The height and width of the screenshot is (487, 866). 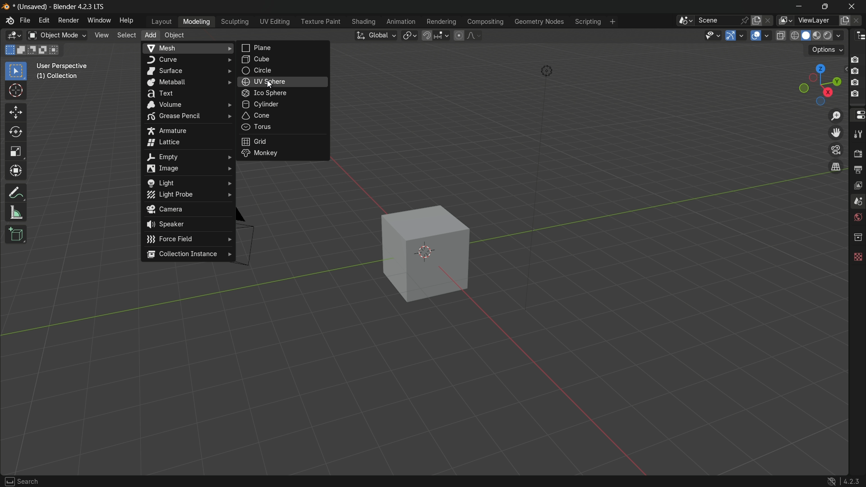 What do you see at coordinates (283, 94) in the screenshot?
I see `ico sphere` at bounding box center [283, 94].